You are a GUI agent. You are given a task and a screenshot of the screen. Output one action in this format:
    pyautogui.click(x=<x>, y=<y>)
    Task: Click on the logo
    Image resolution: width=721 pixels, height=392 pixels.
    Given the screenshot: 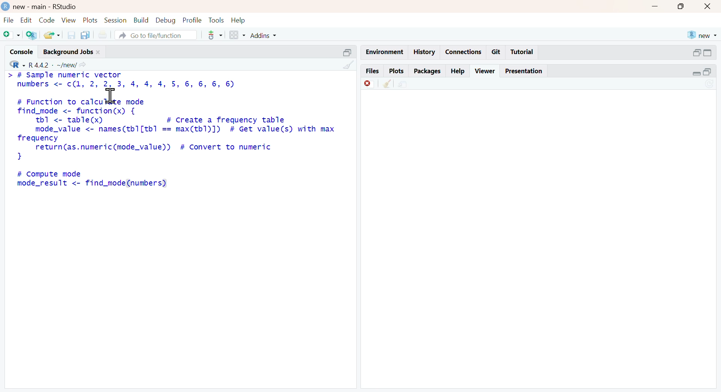 What is the action you would take?
    pyautogui.click(x=6, y=6)
    